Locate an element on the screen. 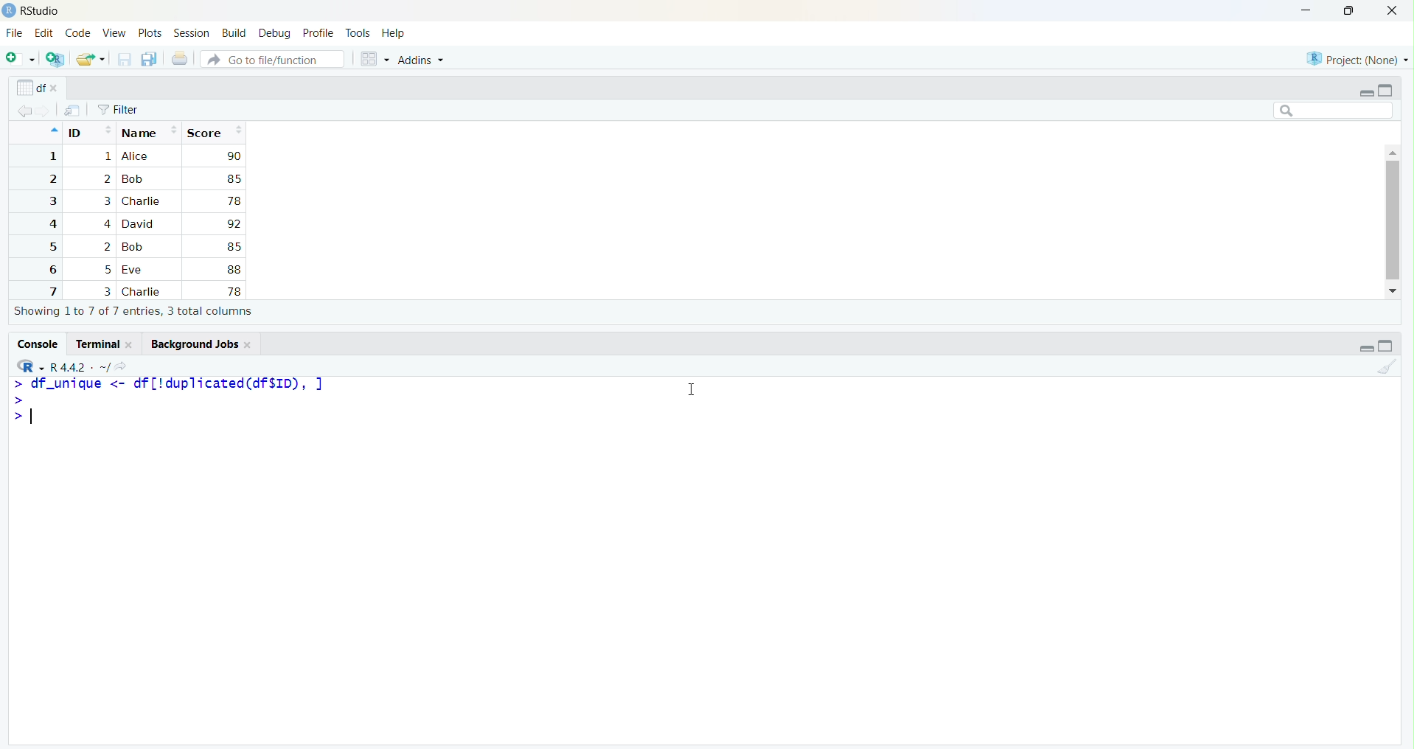 This screenshot has height=749, width=1414. forward is located at coordinates (46, 111).